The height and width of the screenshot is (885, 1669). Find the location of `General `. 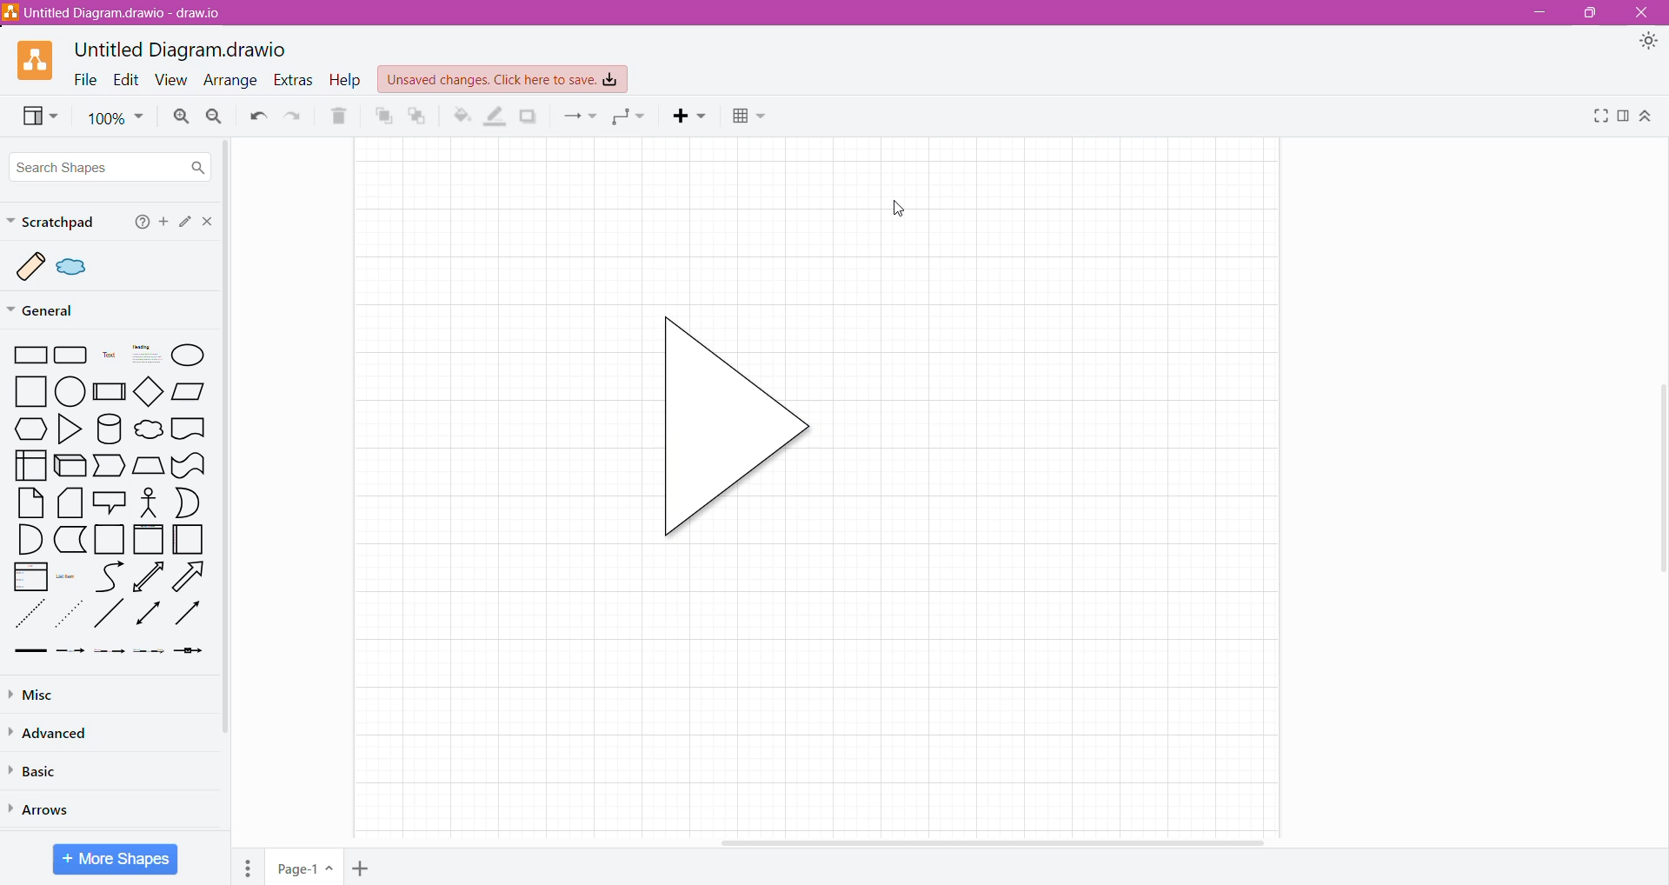

General  is located at coordinates (54, 311).